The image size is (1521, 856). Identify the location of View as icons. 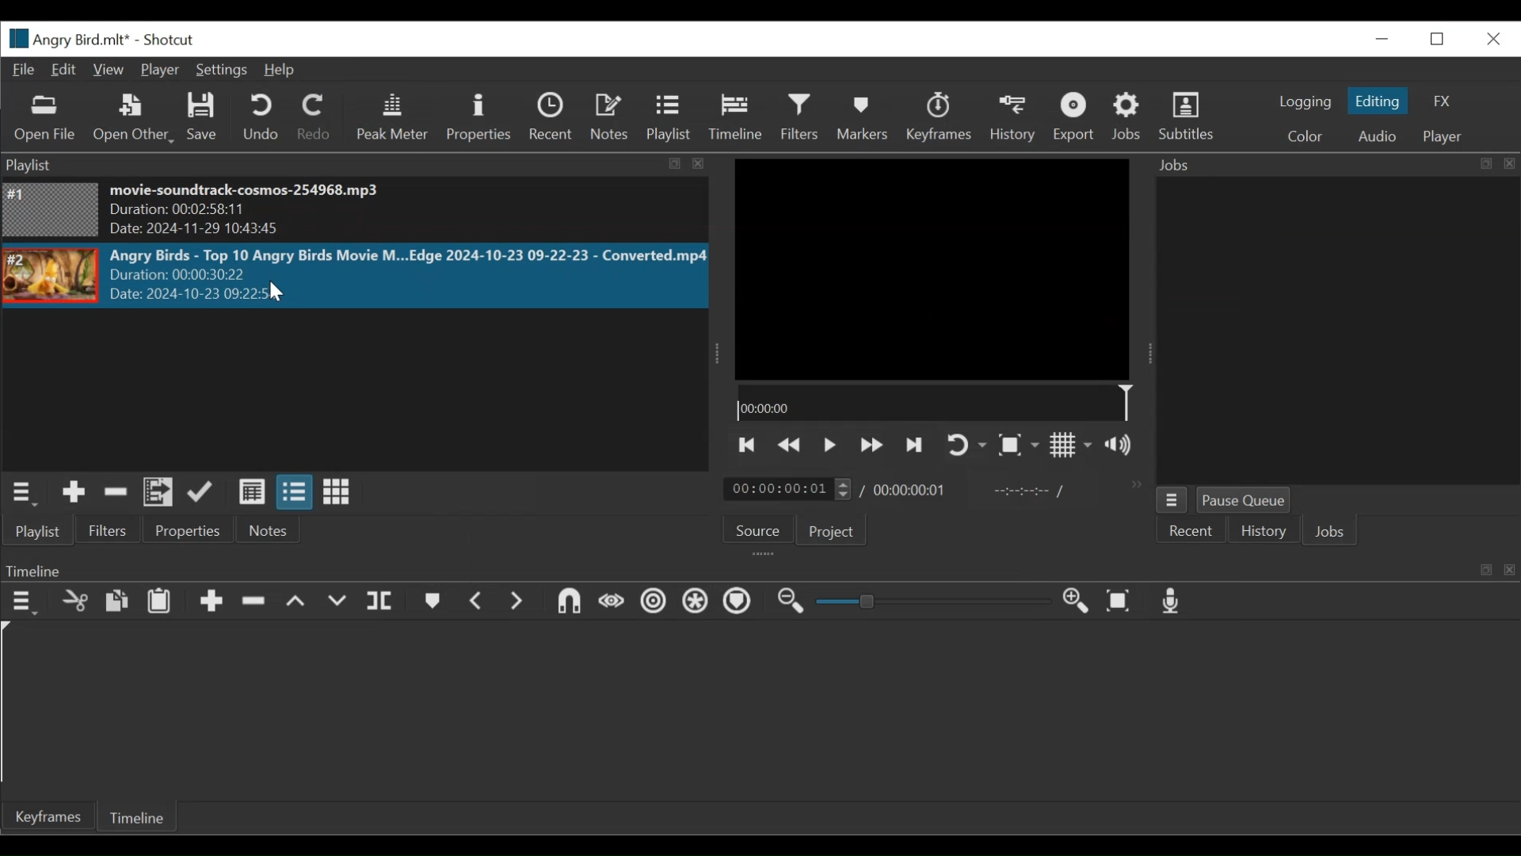
(336, 492).